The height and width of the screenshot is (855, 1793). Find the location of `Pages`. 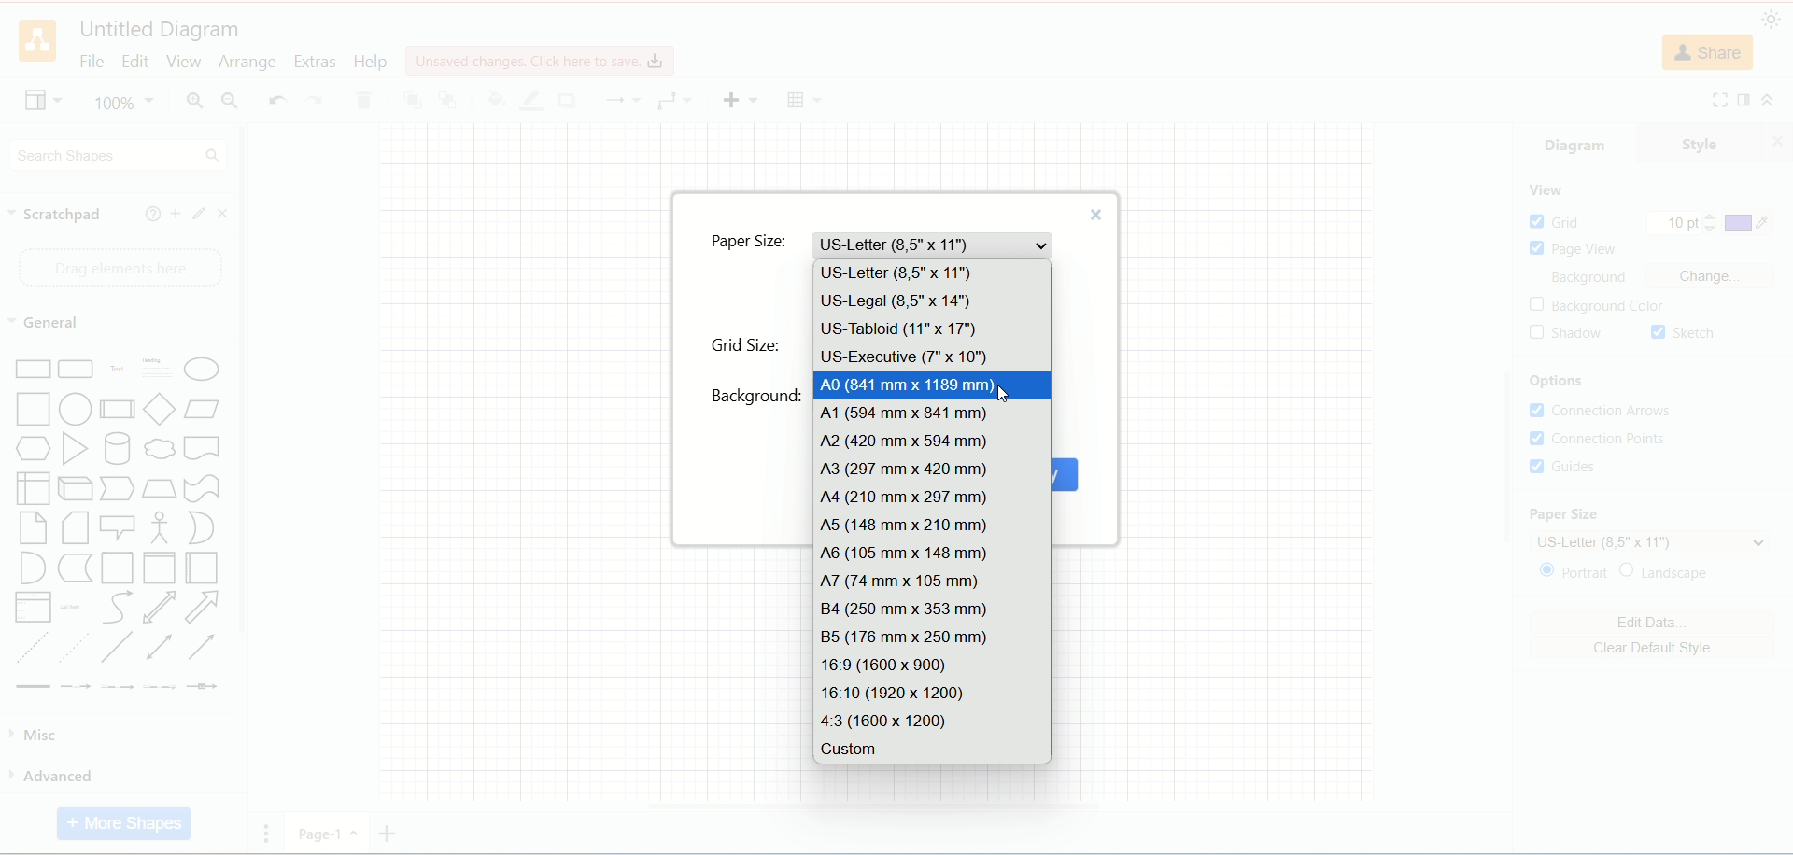

Pages is located at coordinates (271, 838).